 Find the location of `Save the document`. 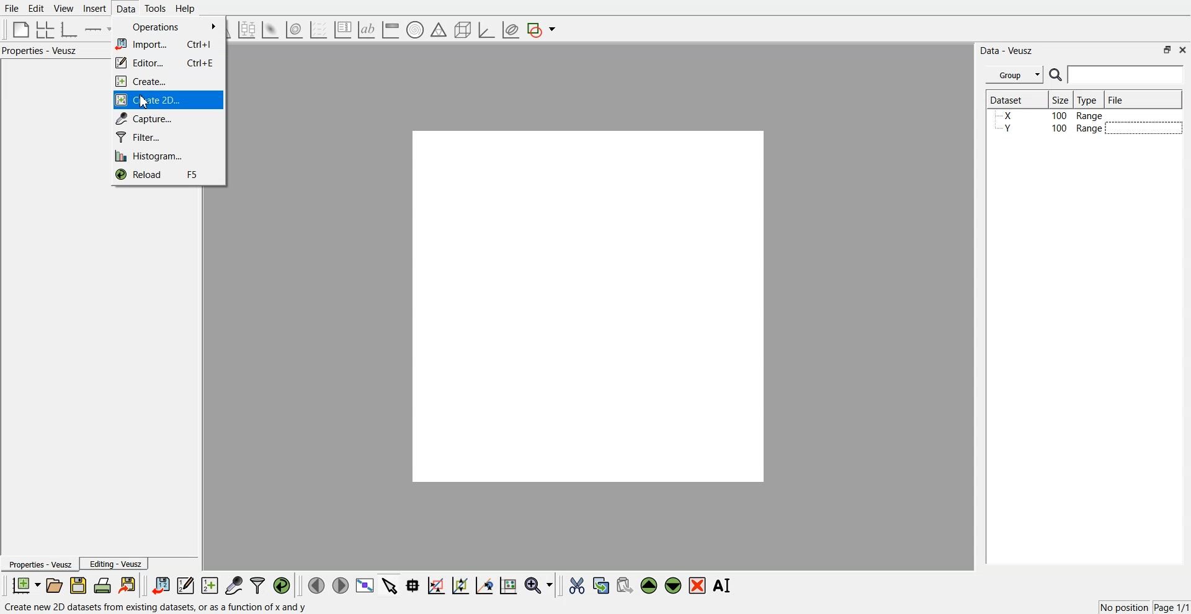

Save the document is located at coordinates (78, 585).